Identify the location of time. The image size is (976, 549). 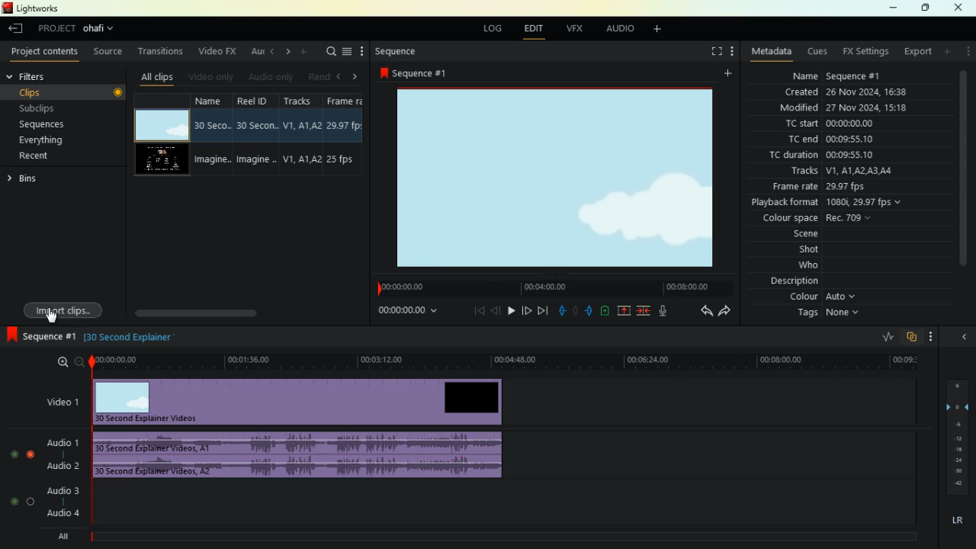
(551, 287).